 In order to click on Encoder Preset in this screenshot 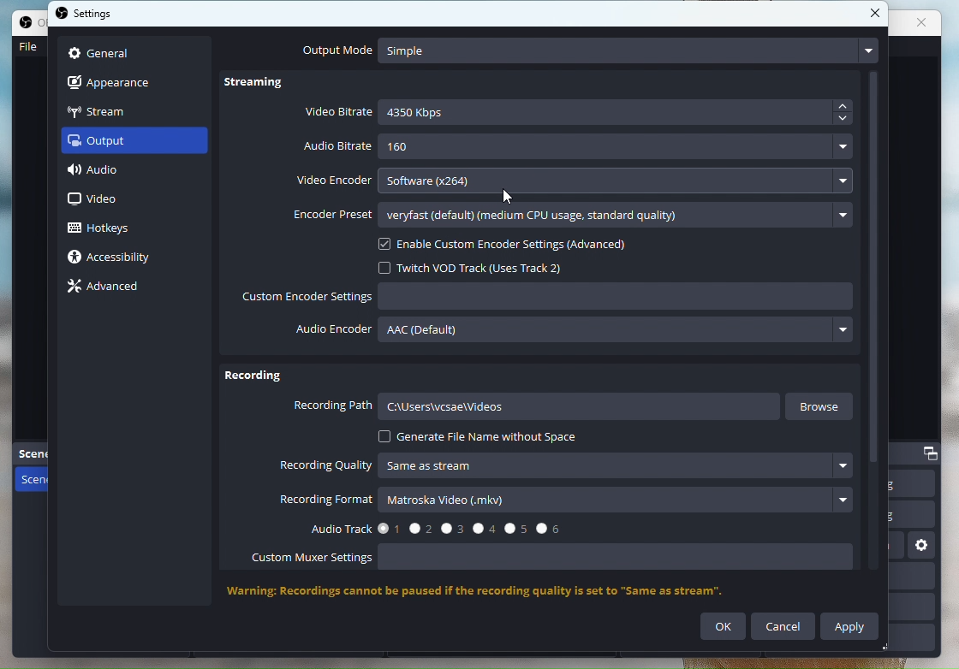, I will do `click(574, 216)`.